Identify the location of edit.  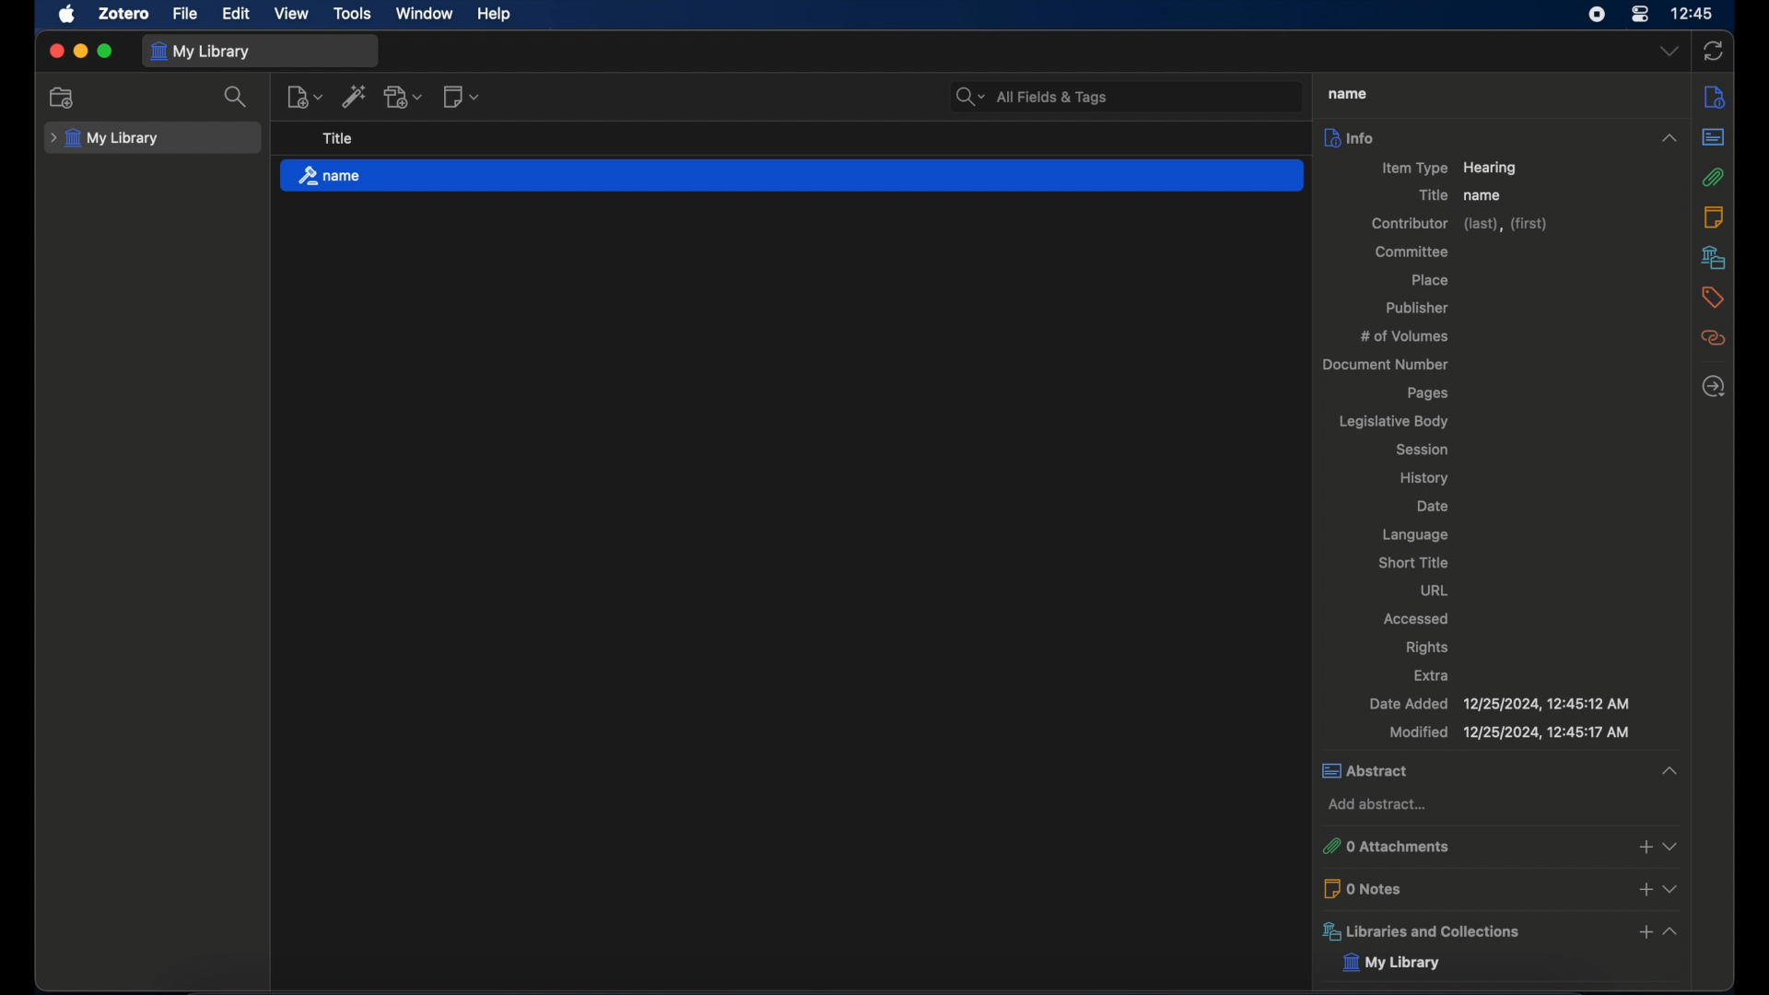
(238, 14).